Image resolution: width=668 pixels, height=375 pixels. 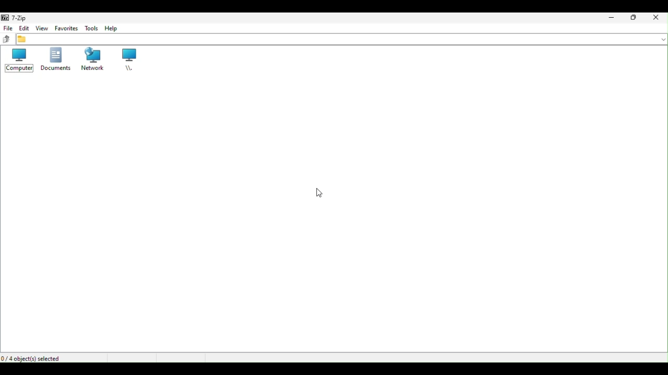 I want to click on up, so click(x=7, y=40).